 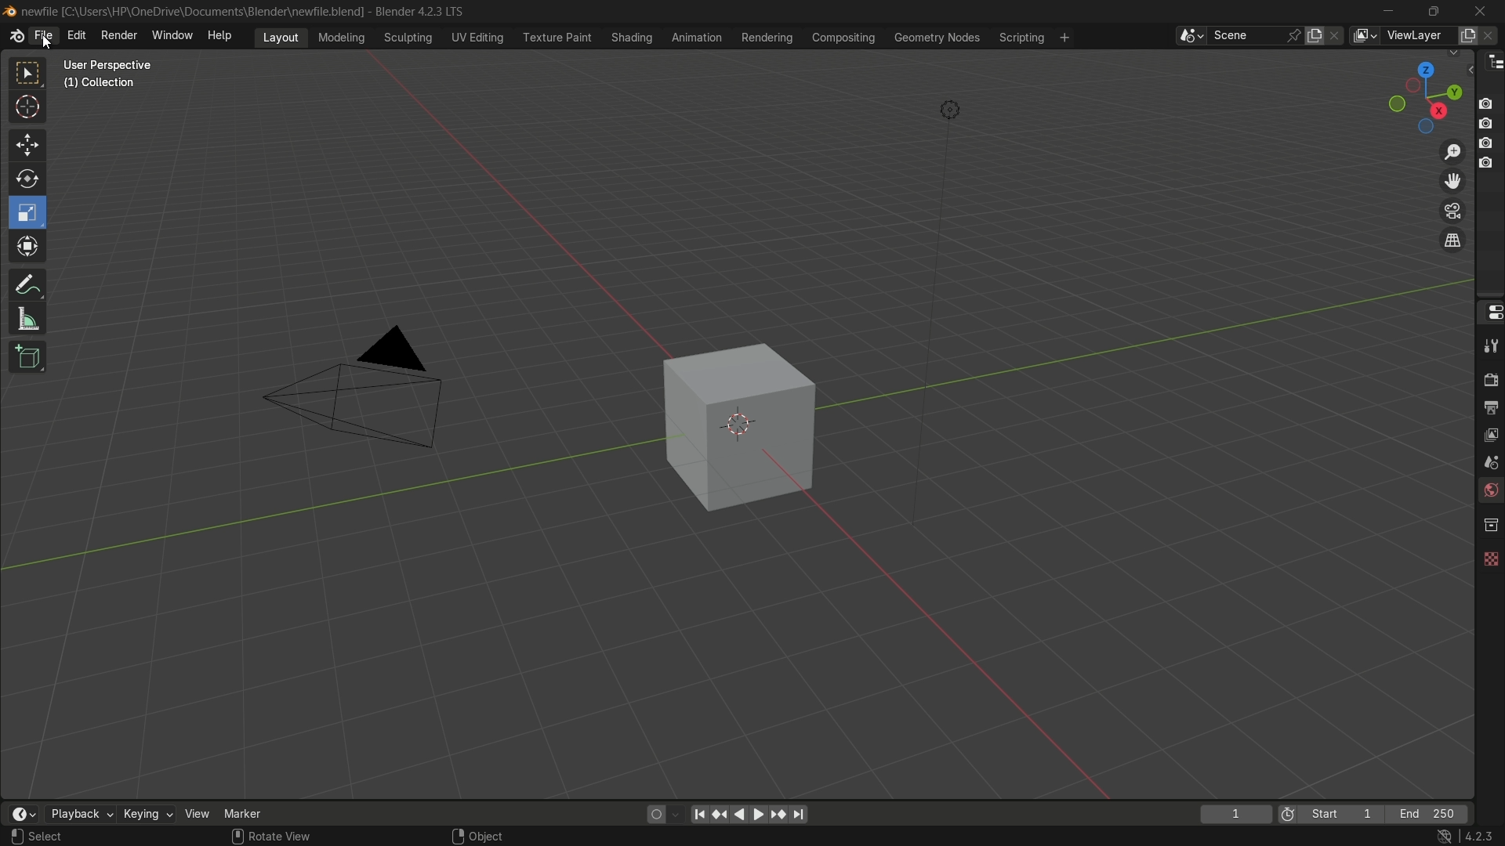 I want to click on jump to keyframe, so click(x=720, y=812).